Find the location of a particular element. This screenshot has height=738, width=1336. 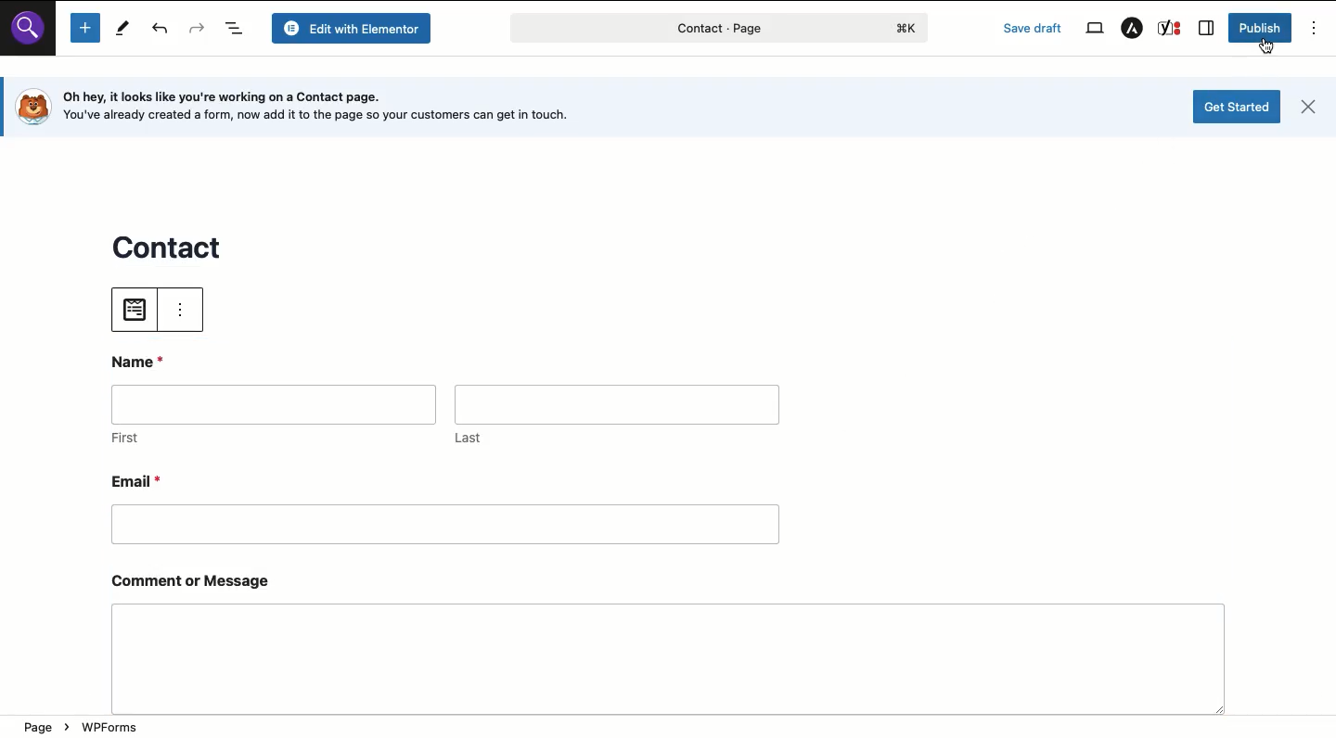

contact is located at coordinates (170, 244).